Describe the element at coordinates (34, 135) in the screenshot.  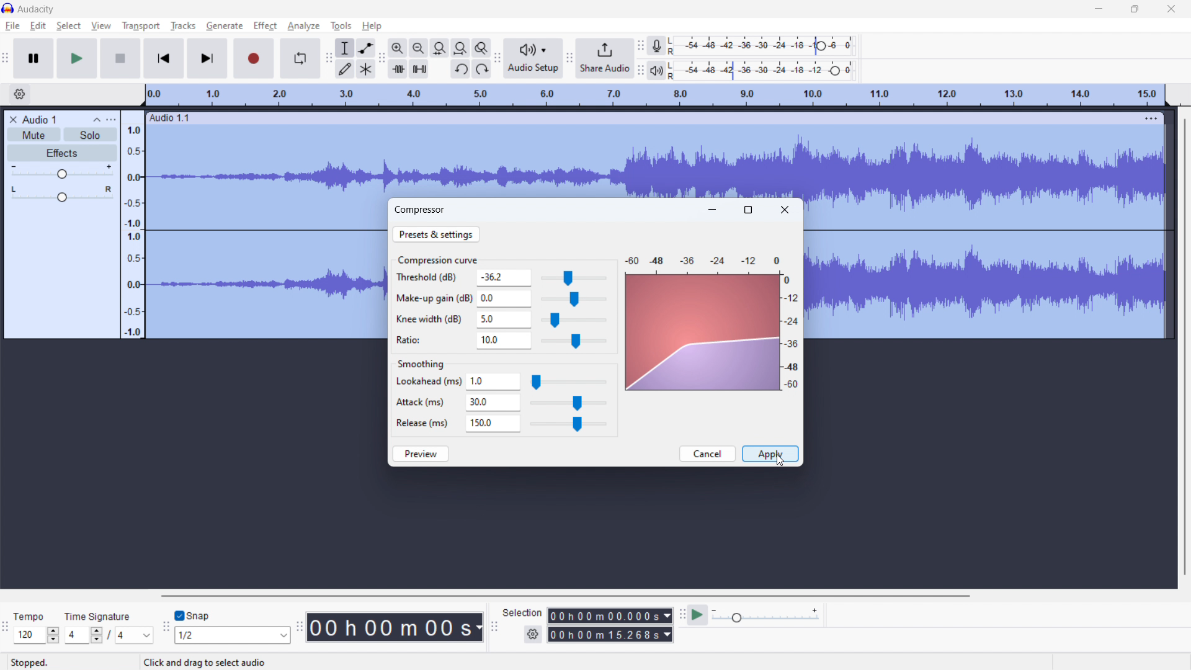
I see `mute` at that location.